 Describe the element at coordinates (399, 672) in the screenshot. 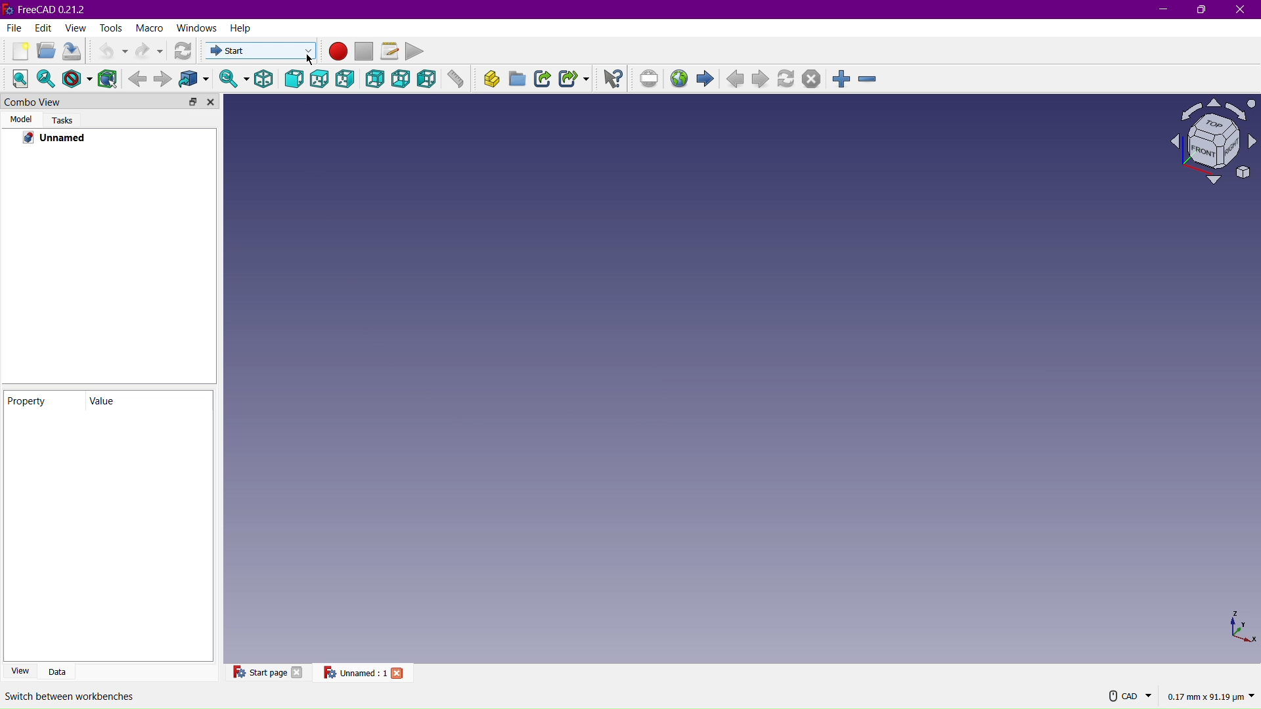

I see `close` at that location.